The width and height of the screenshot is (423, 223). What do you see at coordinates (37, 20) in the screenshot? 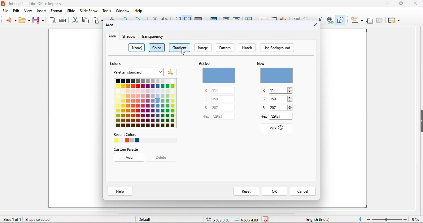
I see `save` at bounding box center [37, 20].